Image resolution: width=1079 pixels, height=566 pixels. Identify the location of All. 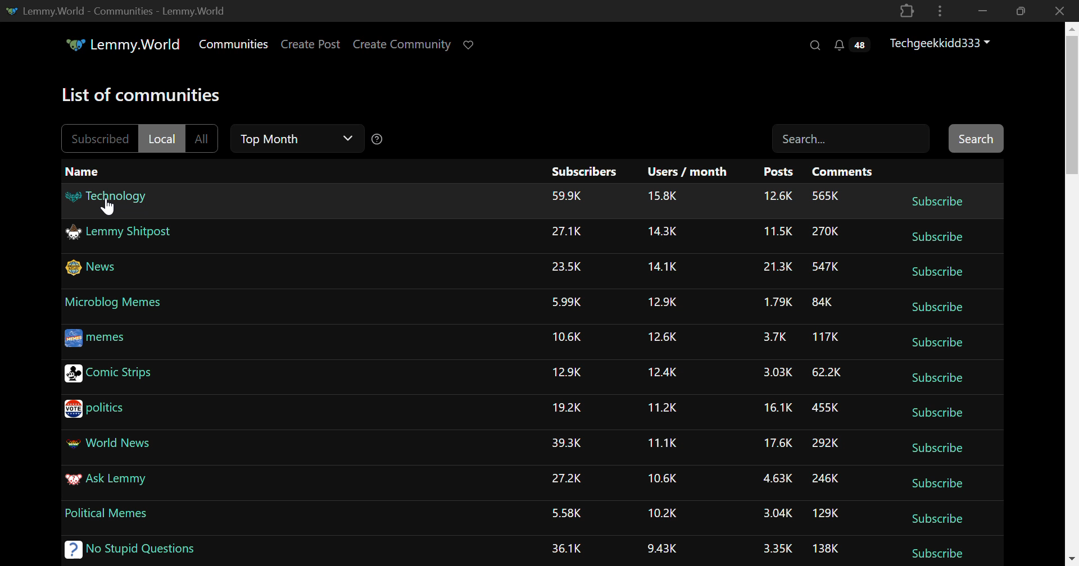
(200, 139).